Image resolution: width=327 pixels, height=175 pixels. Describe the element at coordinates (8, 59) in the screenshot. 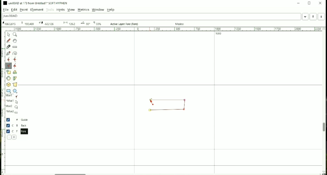

I see `Add a curve point` at that location.